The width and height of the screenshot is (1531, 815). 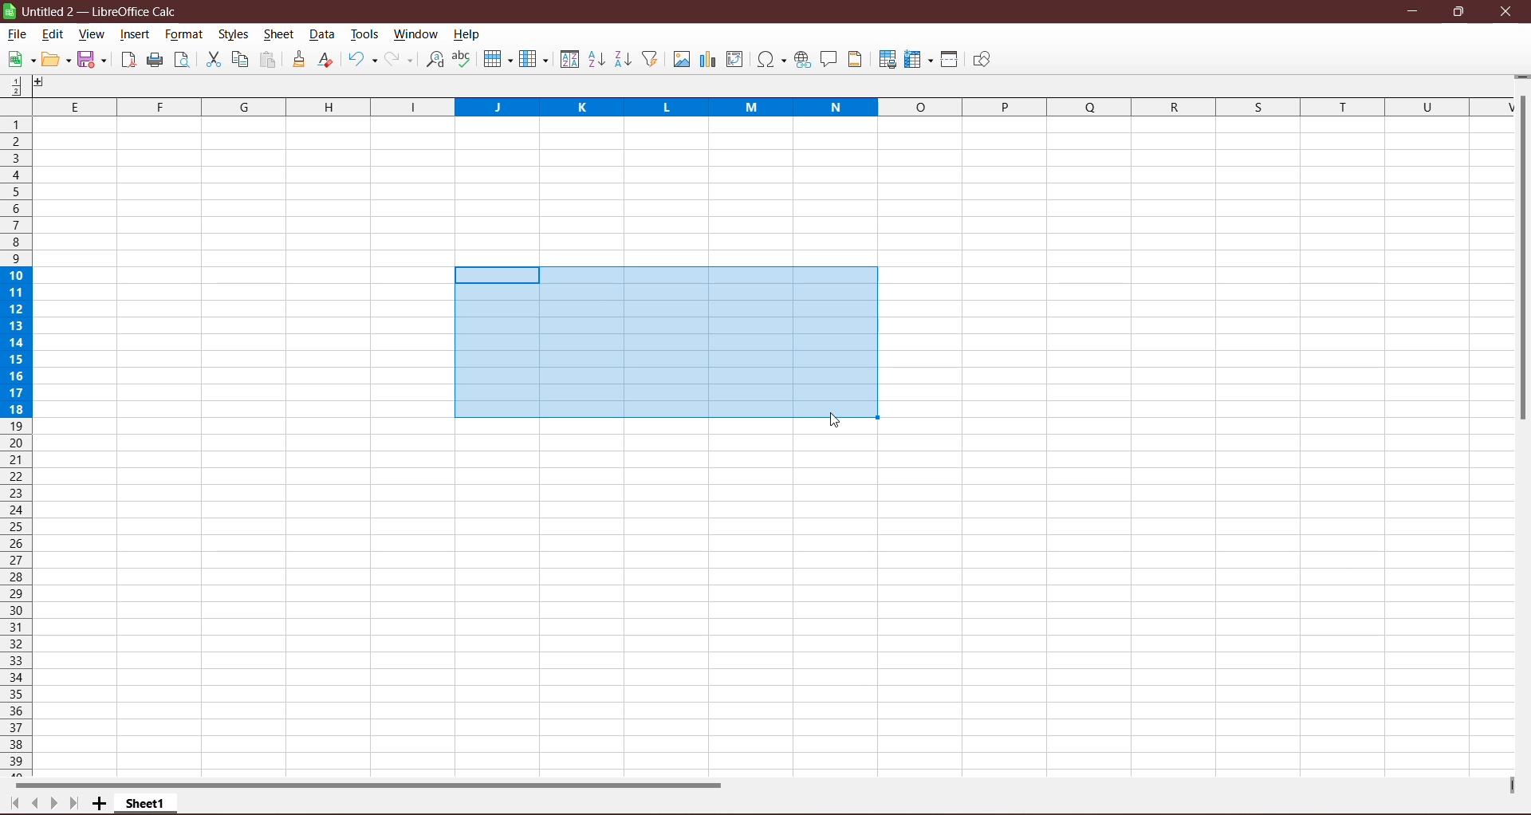 I want to click on New, so click(x=19, y=60).